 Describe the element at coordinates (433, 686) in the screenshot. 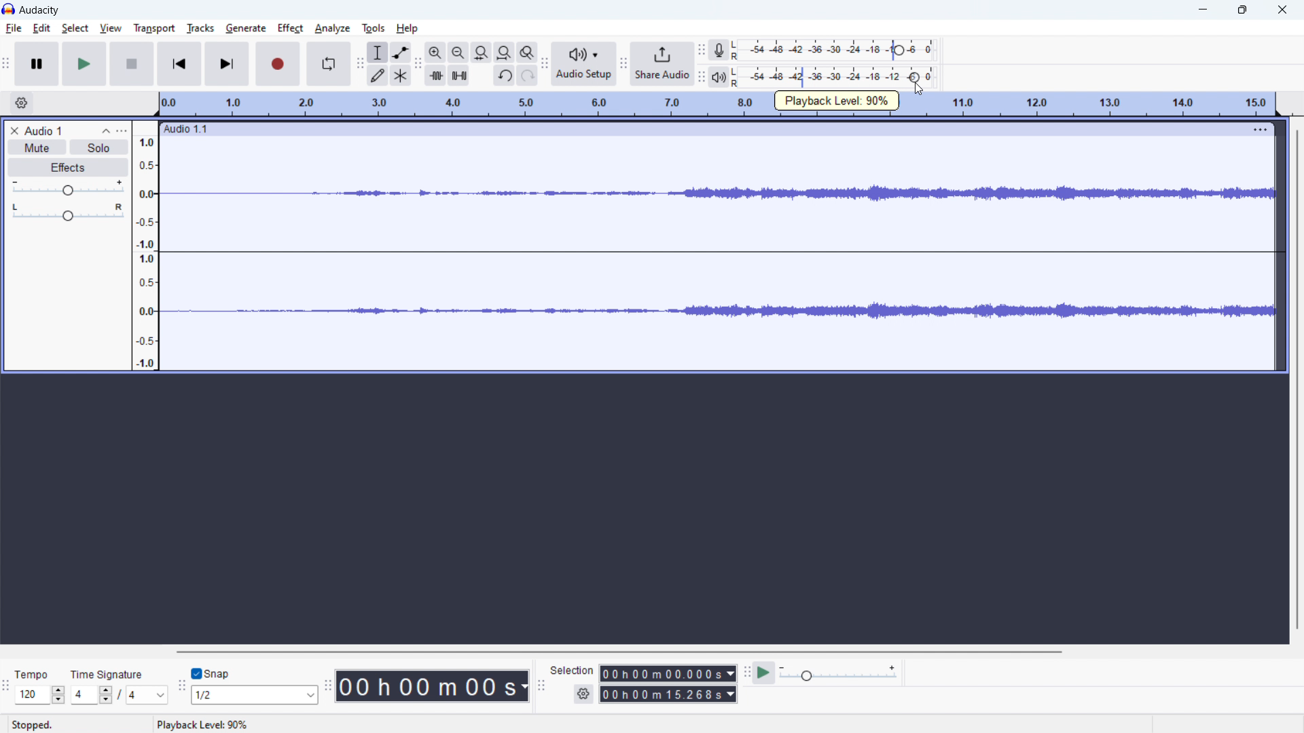

I see `time` at that location.